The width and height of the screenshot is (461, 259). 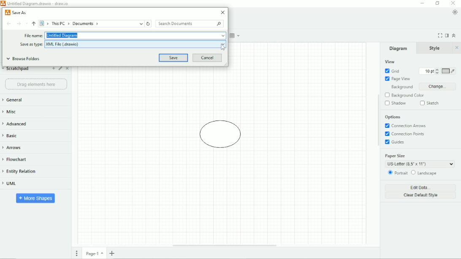 I want to click on Insert page, so click(x=112, y=253).